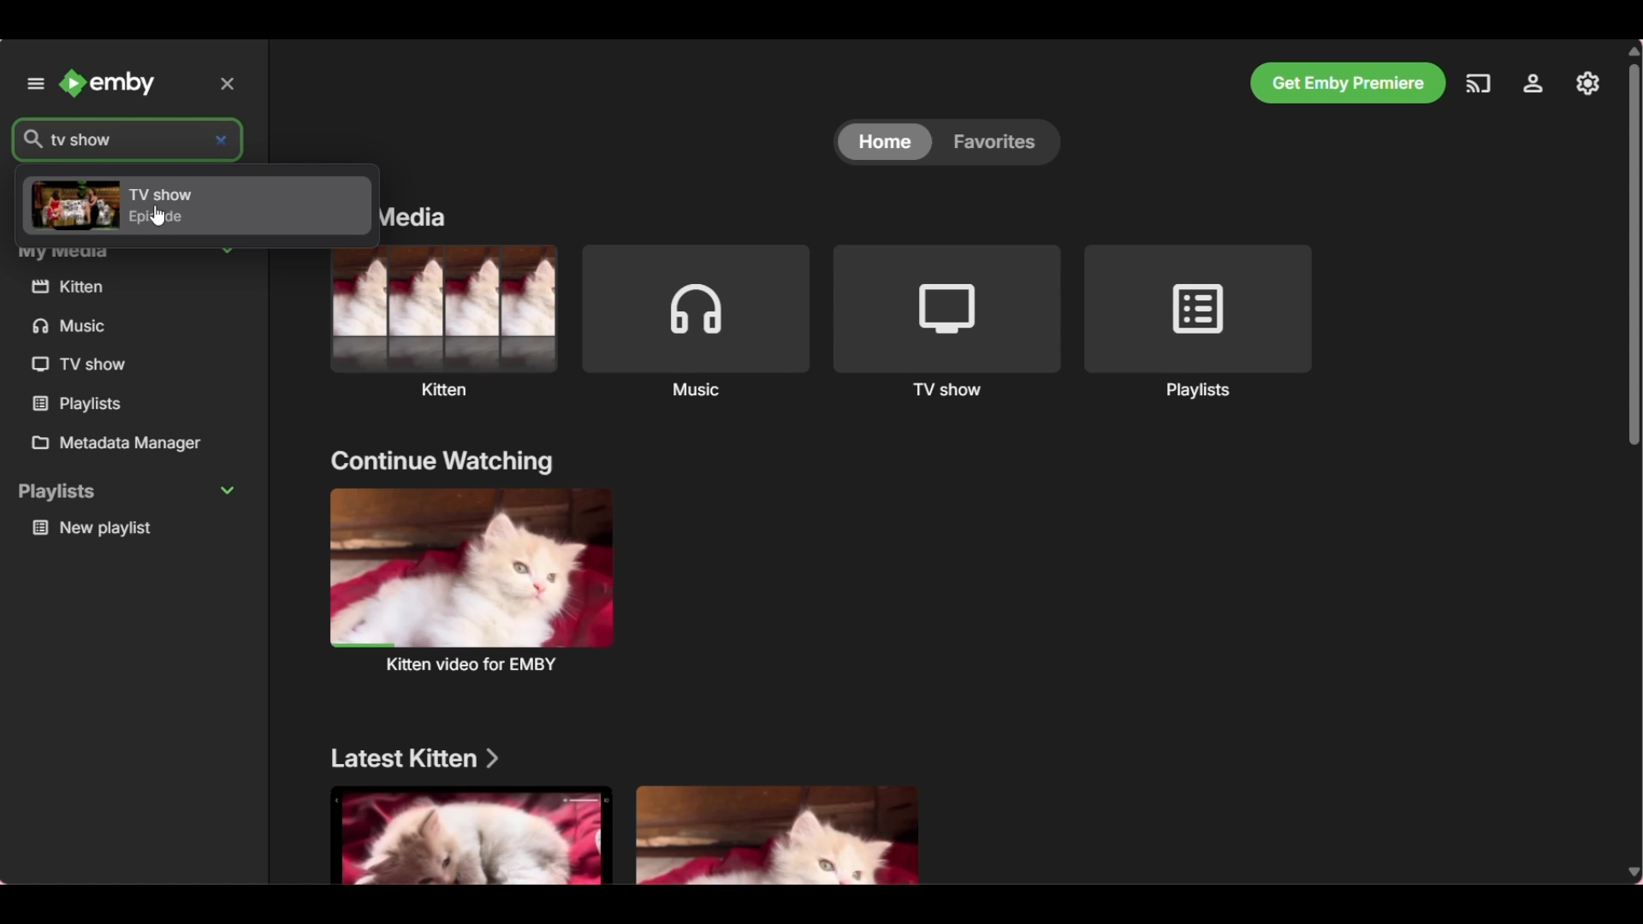 Image resolution: width=1643 pixels, height=924 pixels. I want to click on Kitten , so click(443, 319).